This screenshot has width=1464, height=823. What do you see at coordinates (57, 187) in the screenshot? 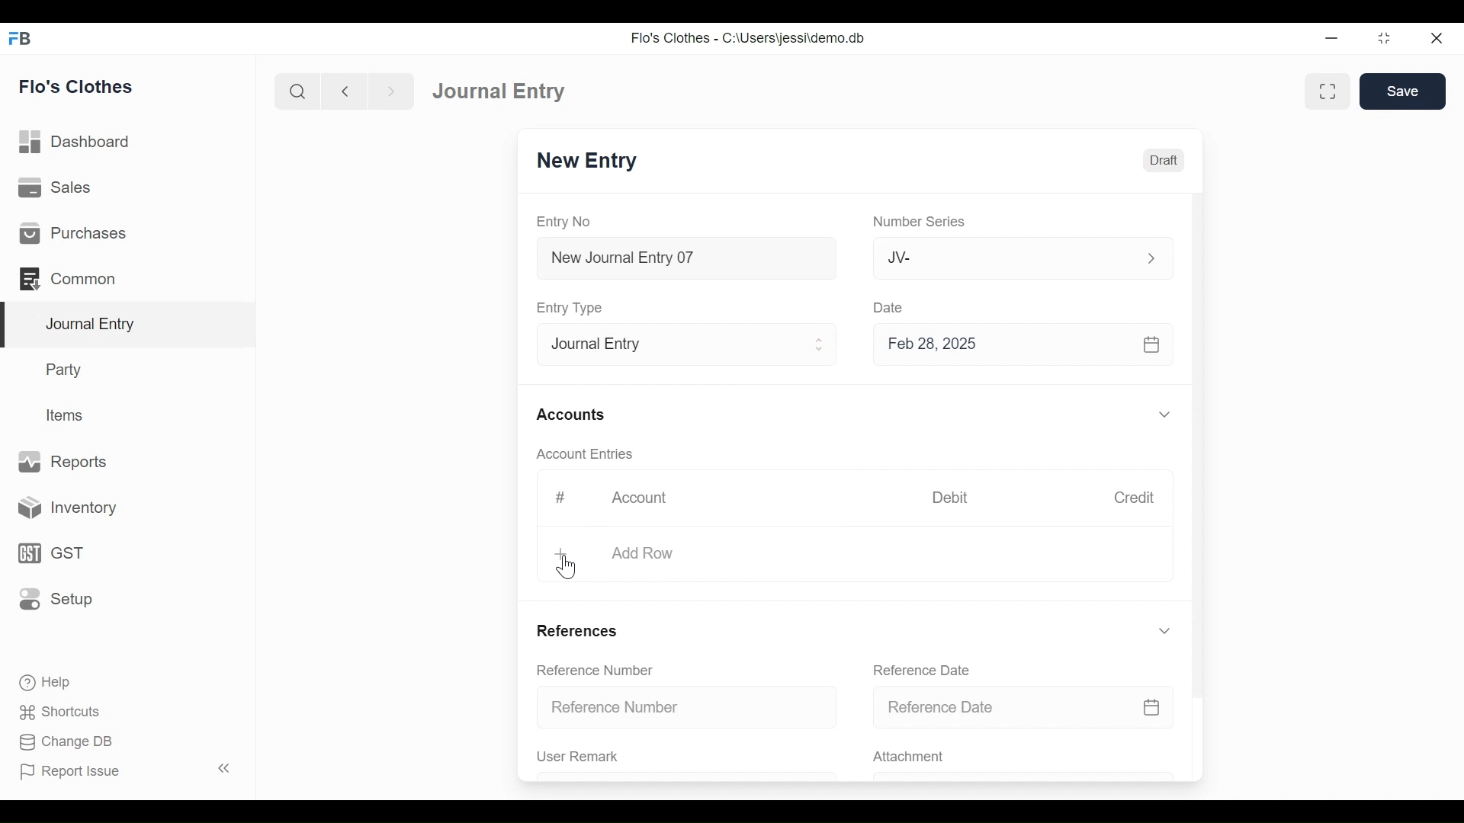
I see `Sales` at bounding box center [57, 187].